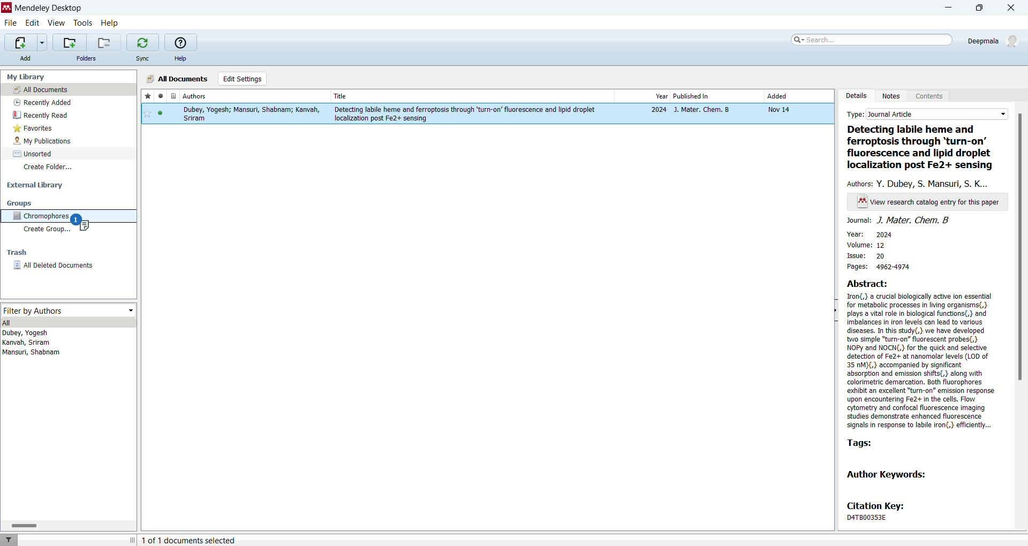 The width and height of the screenshot is (1028, 546). I want to click on horizontal scroll bar, so click(68, 526).